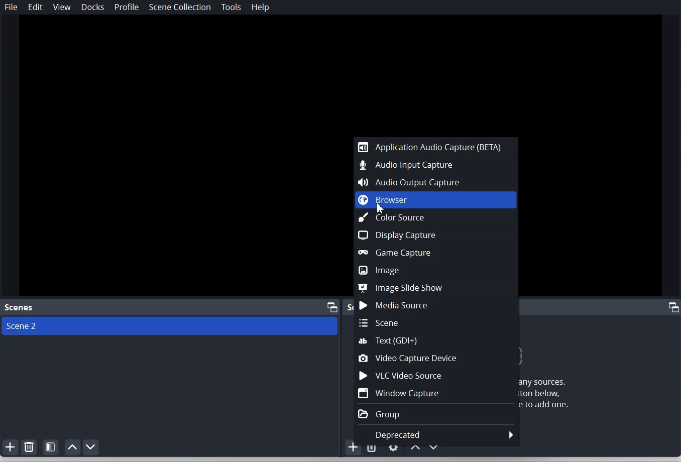 The width and height of the screenshot is (681, 462). What do you see at coordinates (436, 322) in the screenshot?
I see `Scene` at bounding box center [436, 322].